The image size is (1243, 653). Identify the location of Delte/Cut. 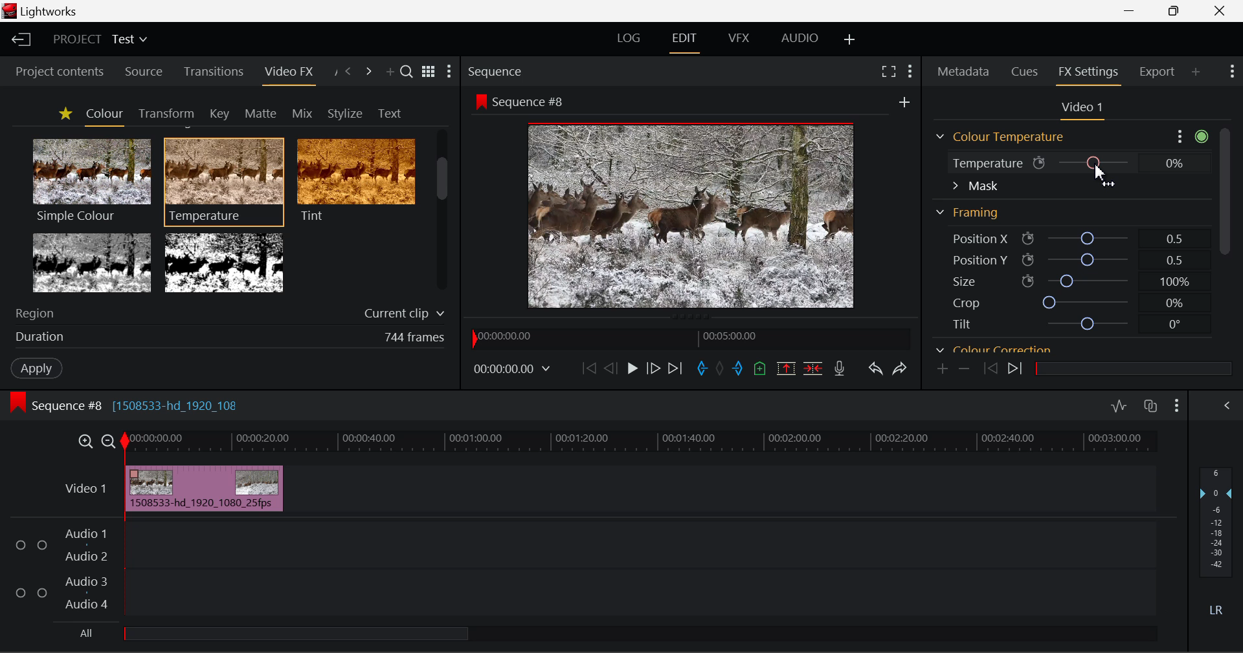
(815, 369).